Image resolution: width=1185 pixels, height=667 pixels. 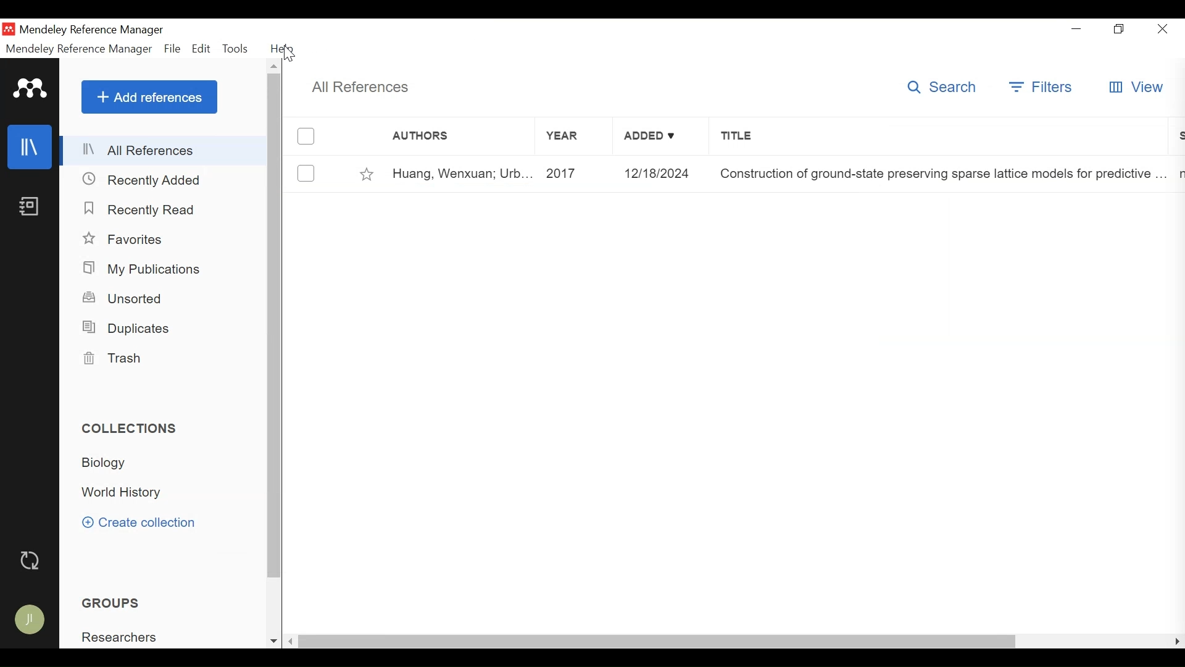 What do you see at coordinates (30, 211) in the screenshot?
I see `Notebook` at bounding box center [30, 211].